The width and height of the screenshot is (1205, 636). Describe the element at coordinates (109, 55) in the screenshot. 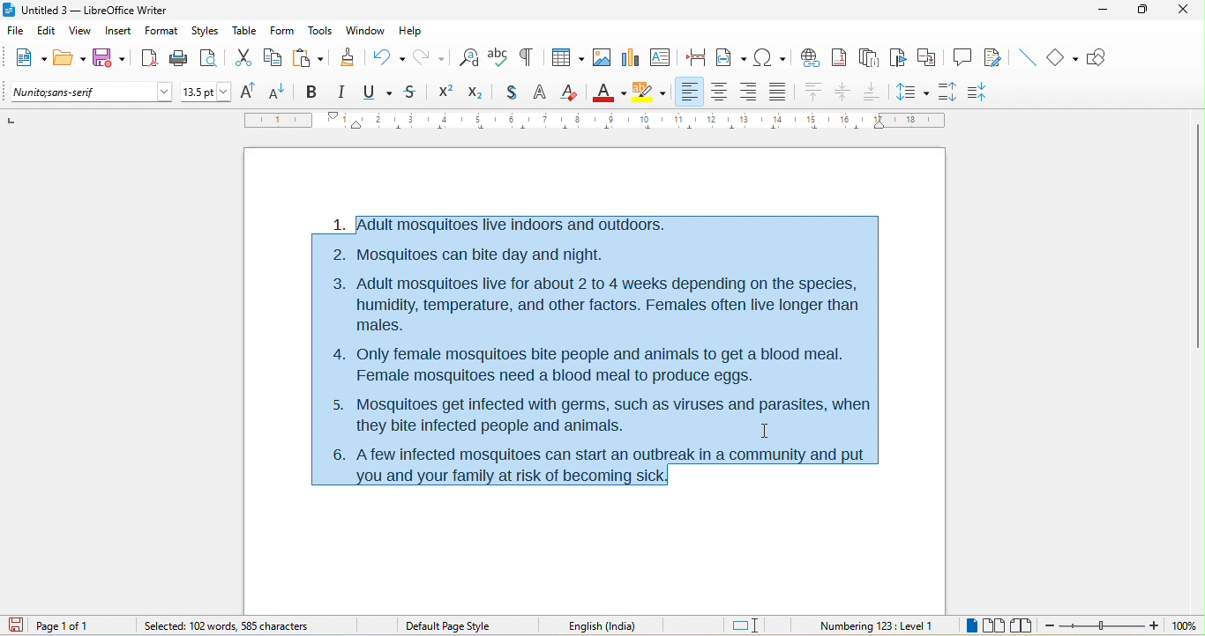

I see `save` at that location.